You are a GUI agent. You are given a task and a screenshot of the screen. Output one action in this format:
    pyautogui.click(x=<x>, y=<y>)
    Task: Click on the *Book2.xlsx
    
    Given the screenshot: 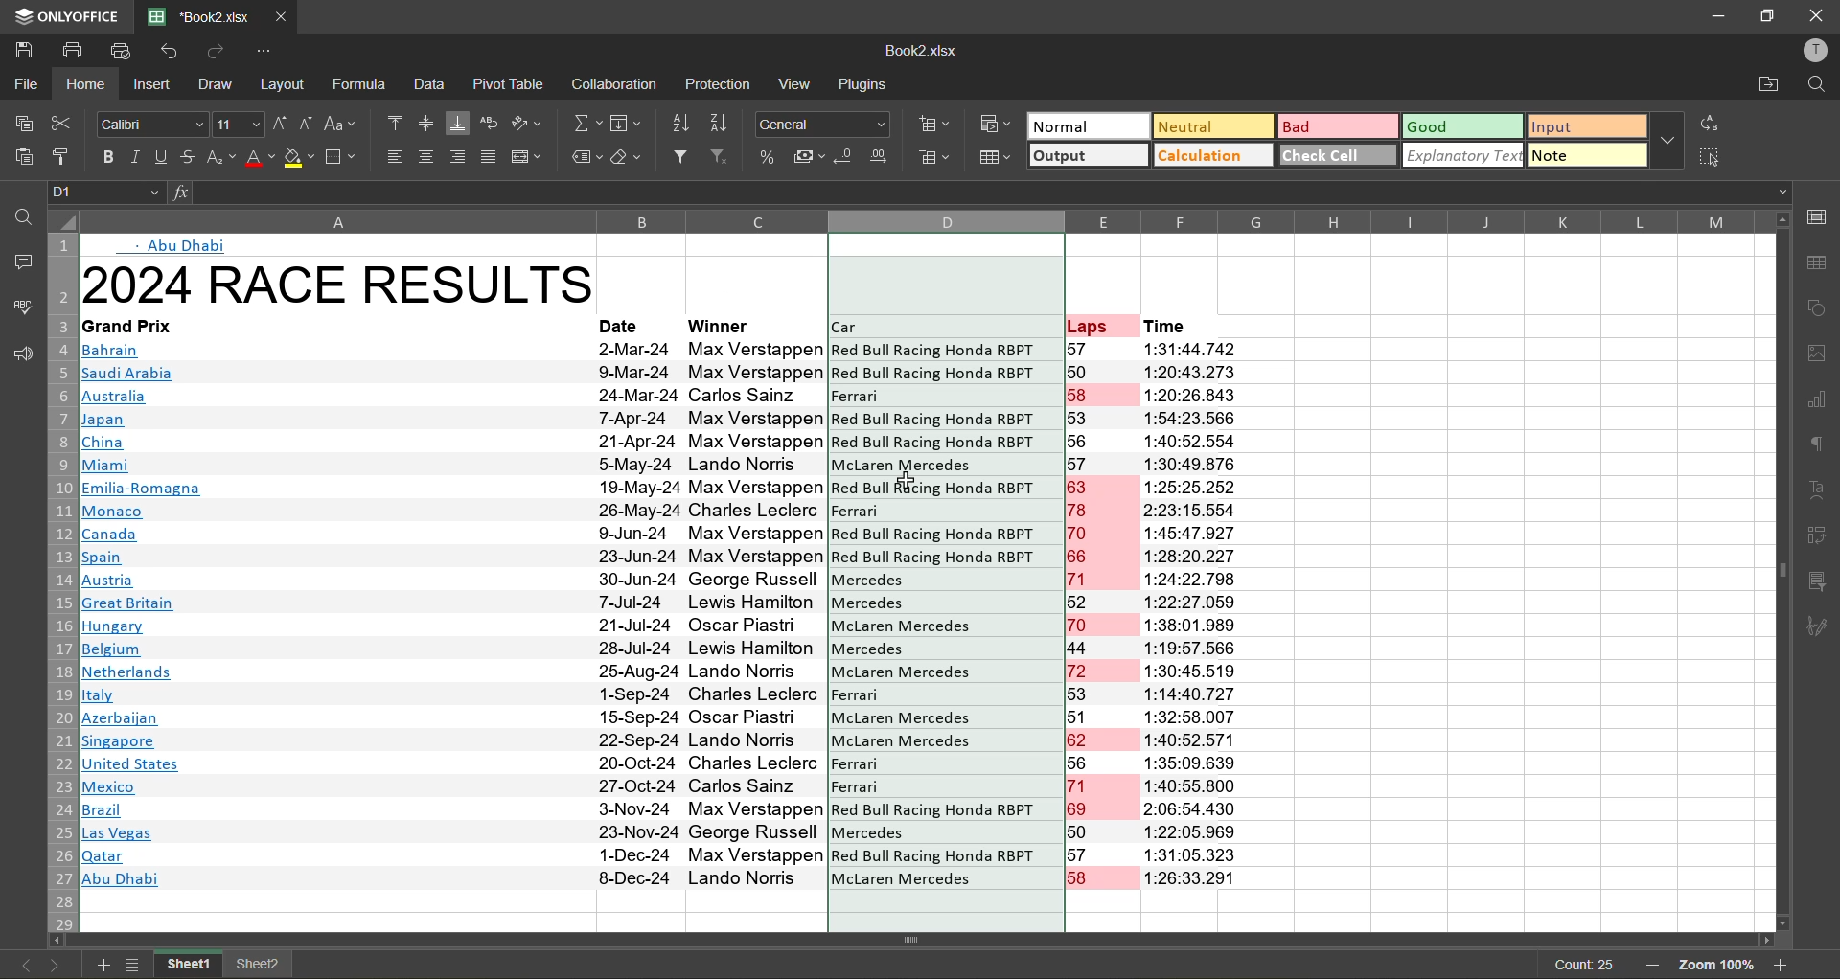 What is the action you would take?
    pyautogui.click(x=195, y=15)
    